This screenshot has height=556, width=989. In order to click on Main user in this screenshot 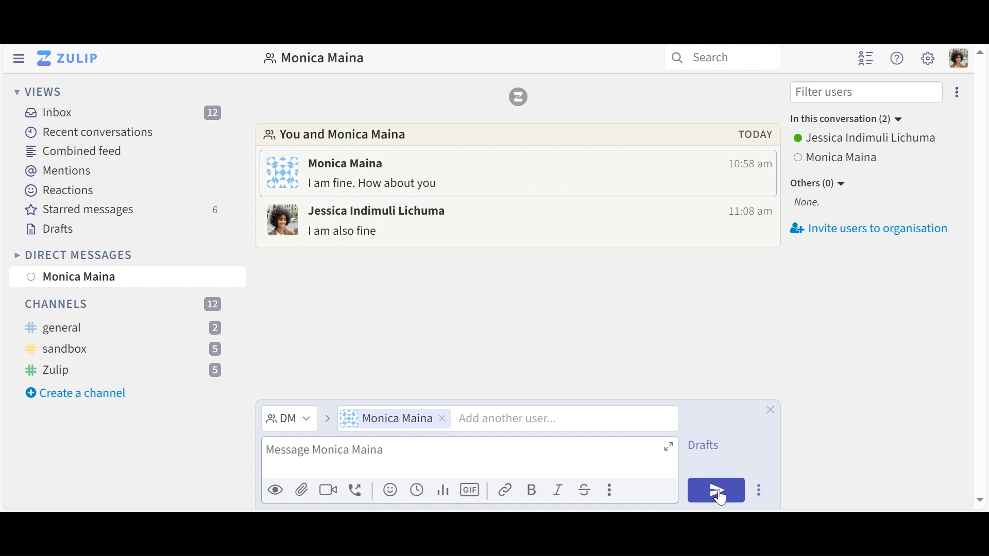, I will do `click(928, 58)`.